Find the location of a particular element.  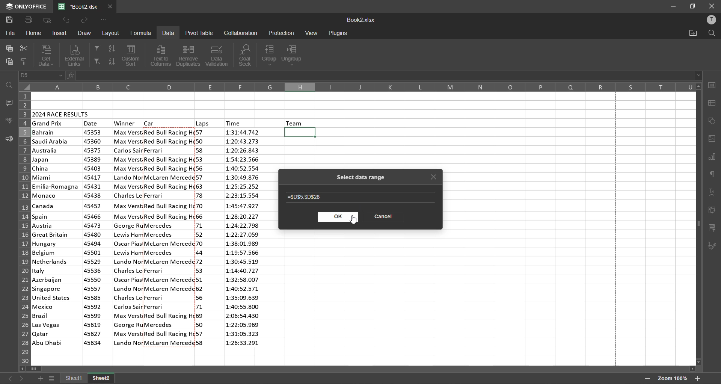

customize quick access toolbar is located at coordinates (103, 20).